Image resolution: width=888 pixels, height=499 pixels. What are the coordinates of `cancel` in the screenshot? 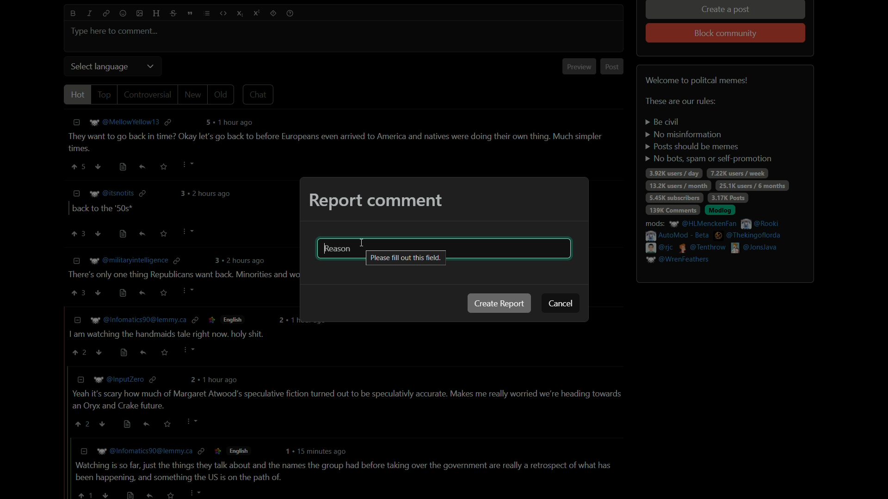 It's located at (561, 303).